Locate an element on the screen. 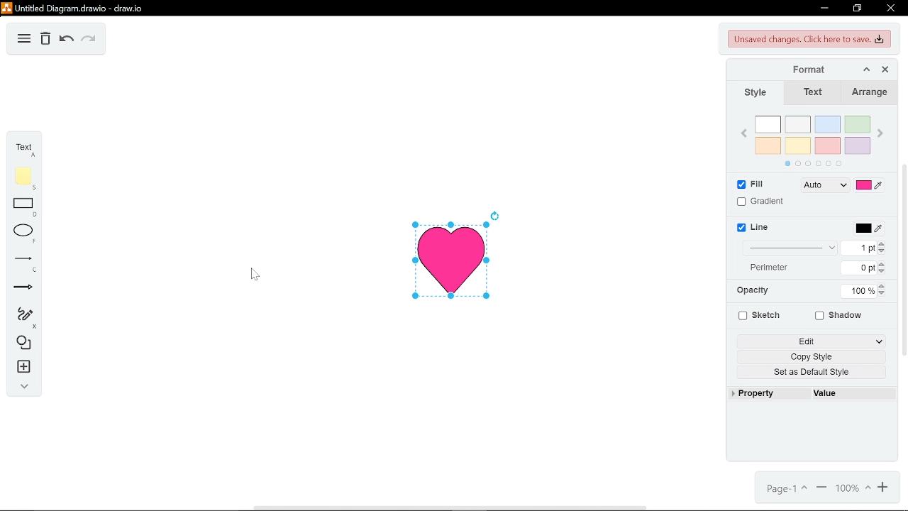 Image resolution: width=908 pixels, height=511 pixels. note is located at coordinates (23, 178).